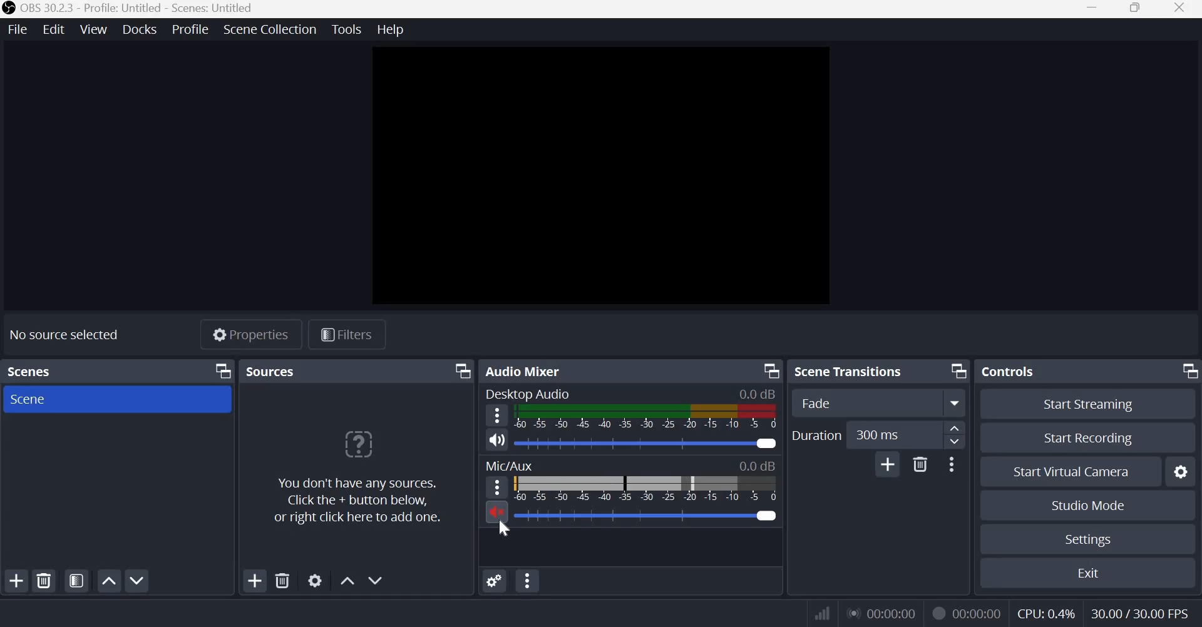 This screenshot has height=627, width=1202. Describe the element at coordinates (920, 464) in the screenshot. I see `Delete Transition ` at that location.